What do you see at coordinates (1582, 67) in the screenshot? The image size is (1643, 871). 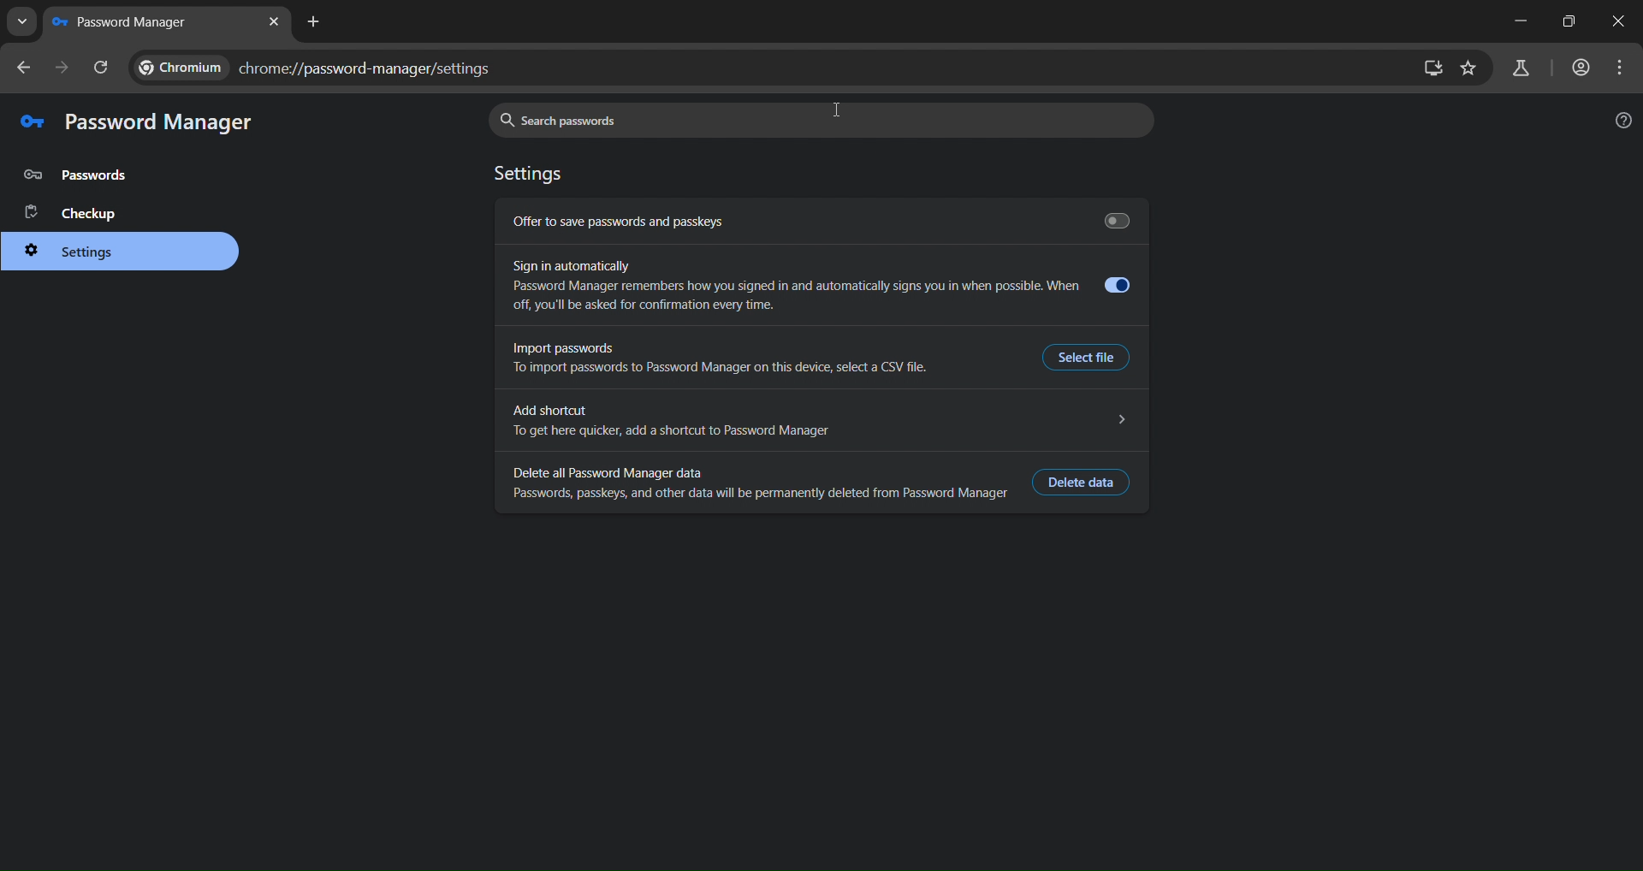 I see `accounts` at bounding box center [1582, 67].